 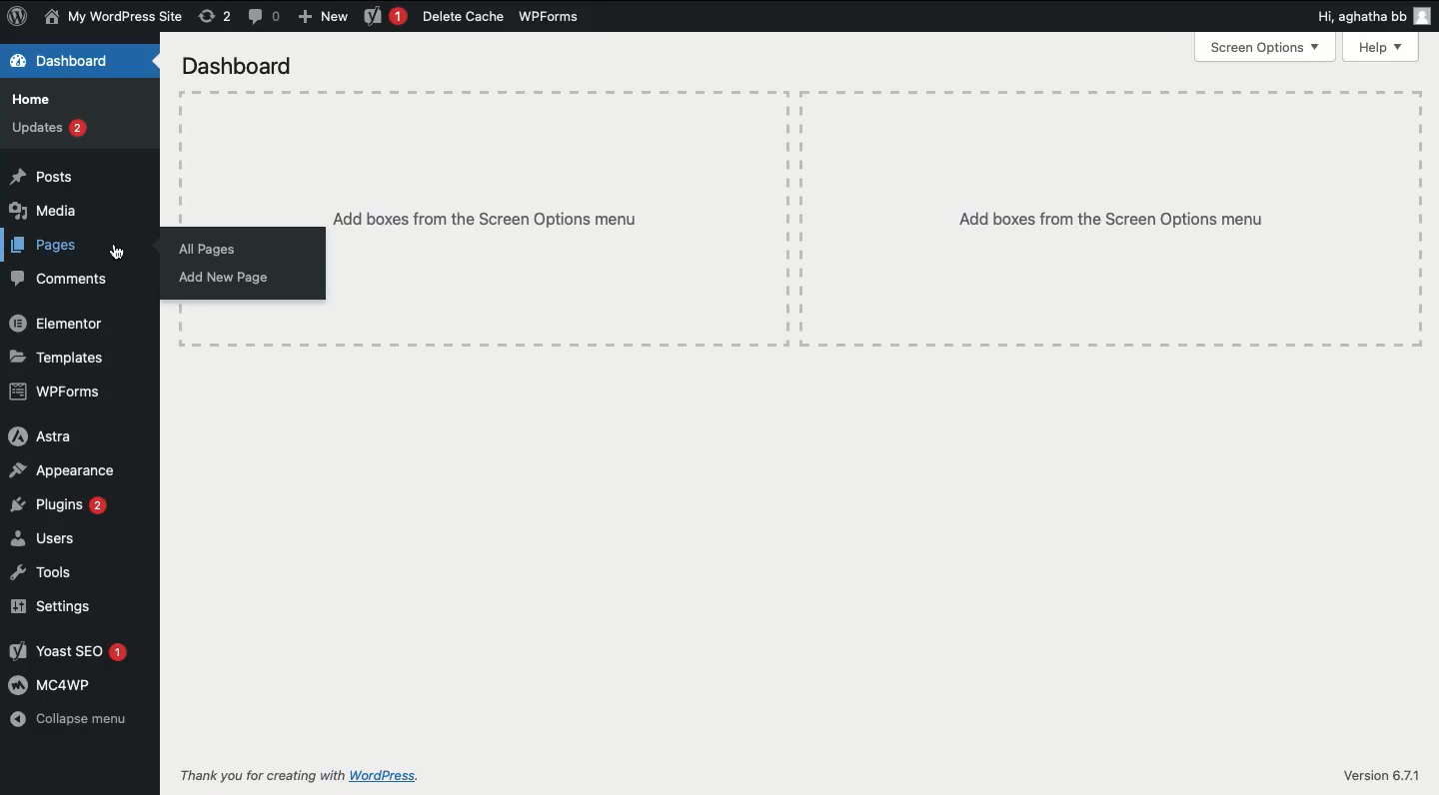 I want to click on Pages, so click(x=44, y=246).